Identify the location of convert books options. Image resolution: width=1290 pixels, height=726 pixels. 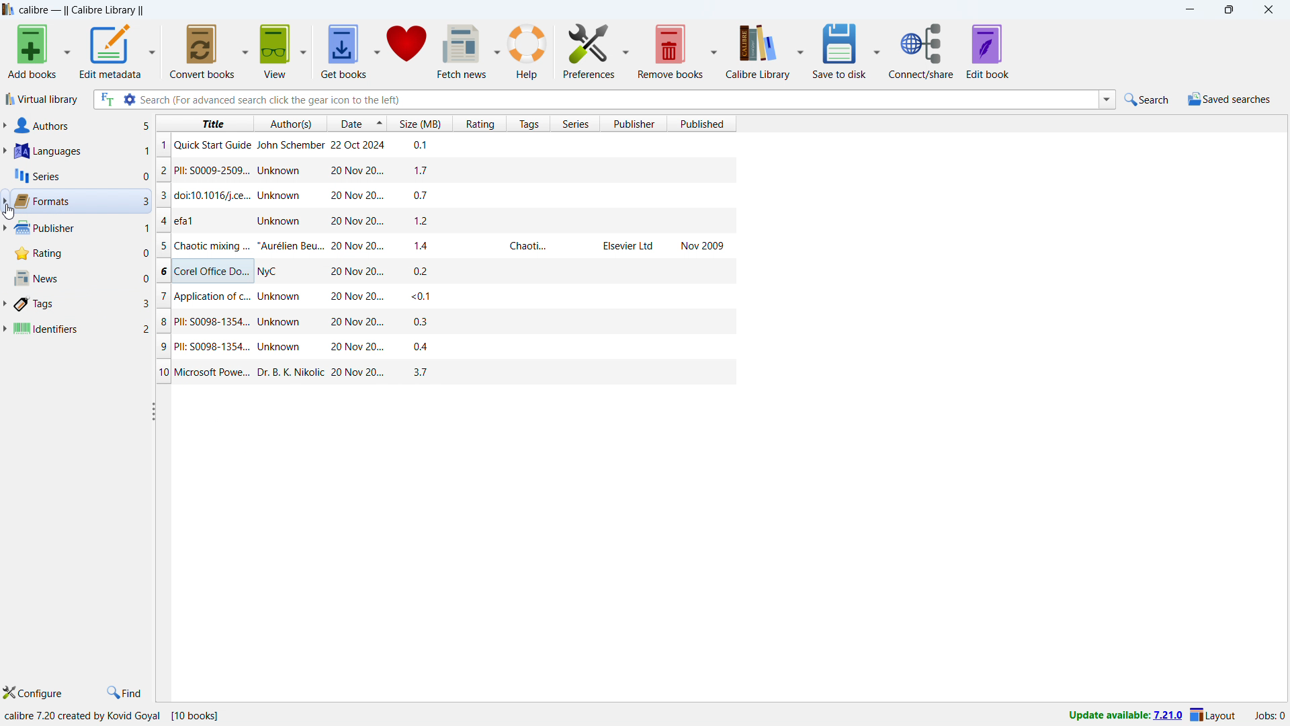
(247, 51).